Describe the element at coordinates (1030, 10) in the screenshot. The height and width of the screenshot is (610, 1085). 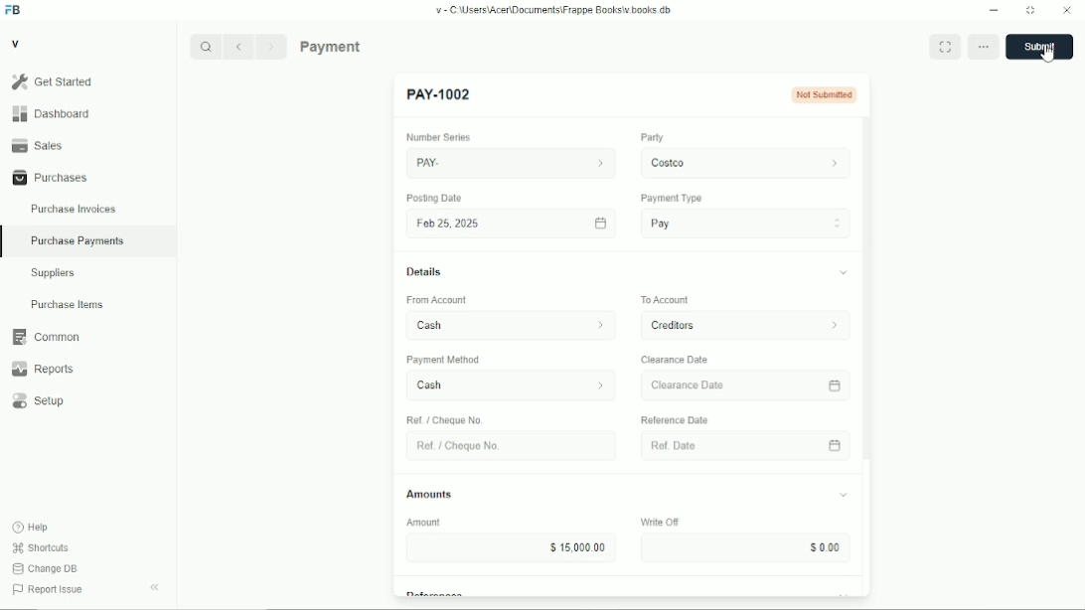
I see `Change dimension` at that location.